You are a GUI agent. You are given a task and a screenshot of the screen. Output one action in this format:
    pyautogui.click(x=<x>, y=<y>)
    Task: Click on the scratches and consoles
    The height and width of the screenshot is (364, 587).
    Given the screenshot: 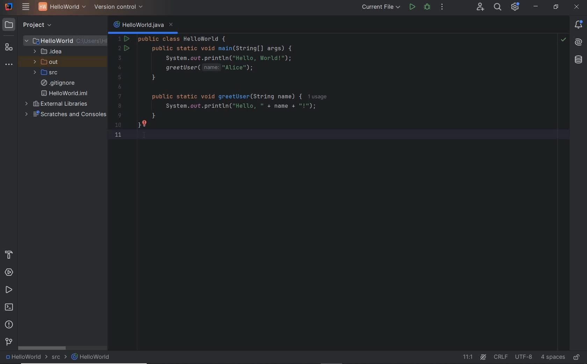 What is the action you would take?
    pyautogui.click(x=65, y=115)
    